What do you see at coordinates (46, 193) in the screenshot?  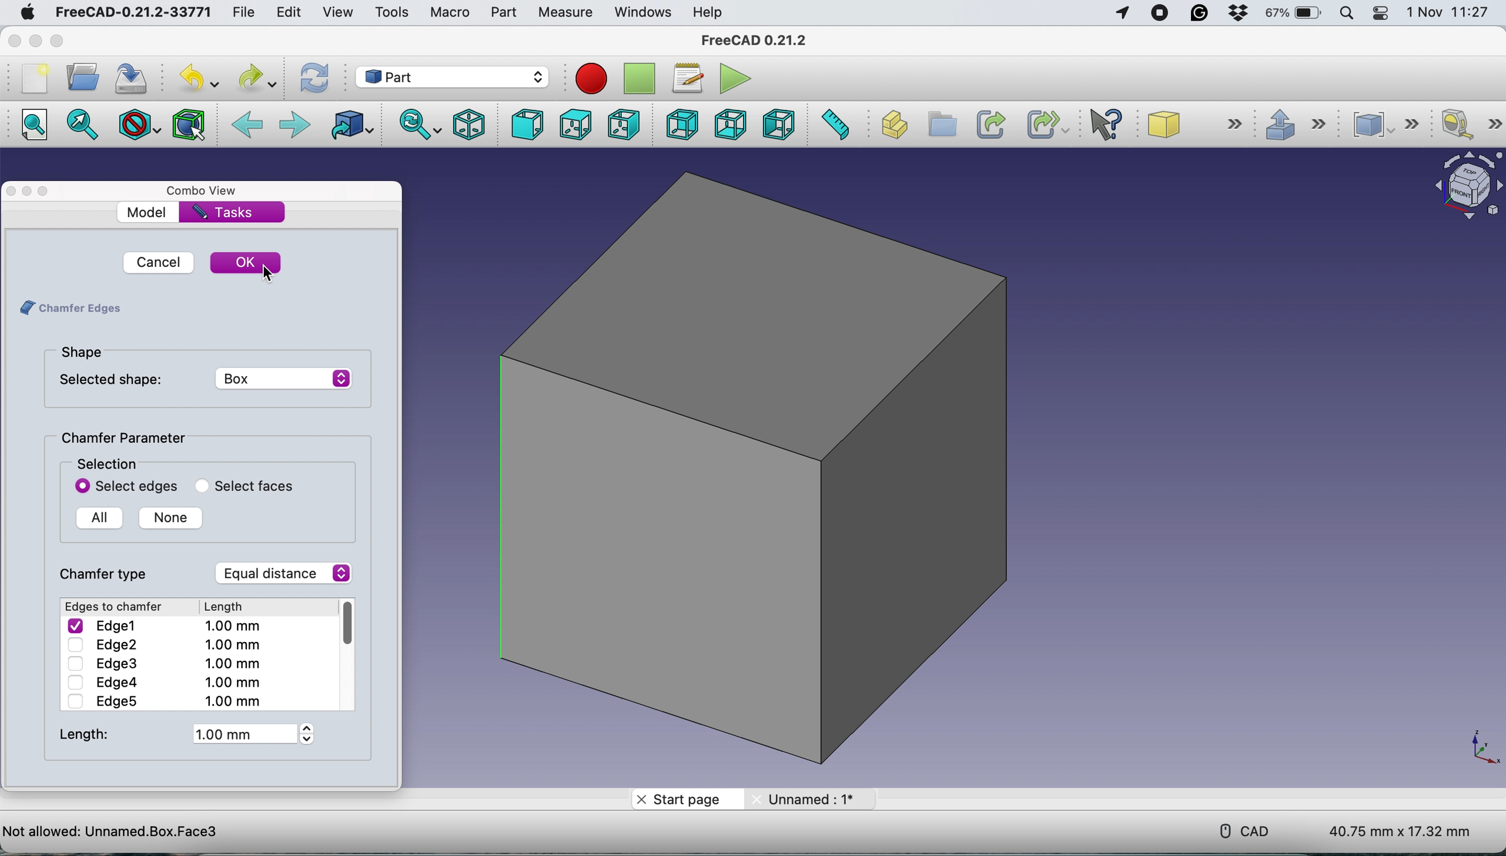 I see `maximise` at bounding box center [46, 193].